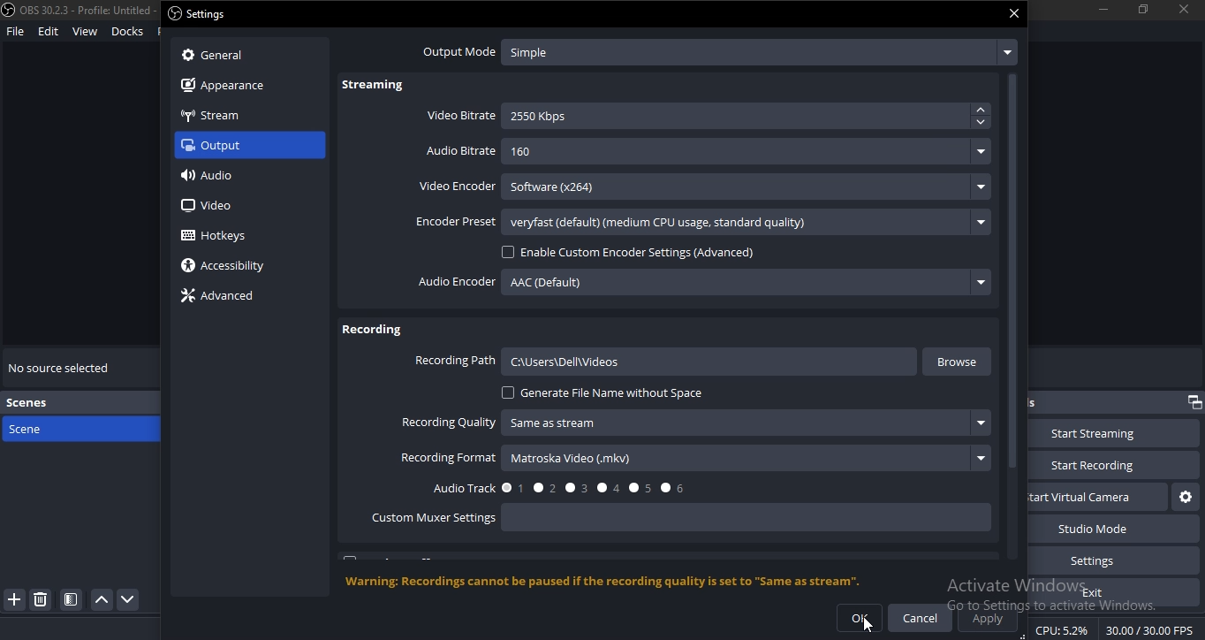 Image resolution: width=1205 pixels, height=640 pixels. I want to click on audio track, so click(565, 488).